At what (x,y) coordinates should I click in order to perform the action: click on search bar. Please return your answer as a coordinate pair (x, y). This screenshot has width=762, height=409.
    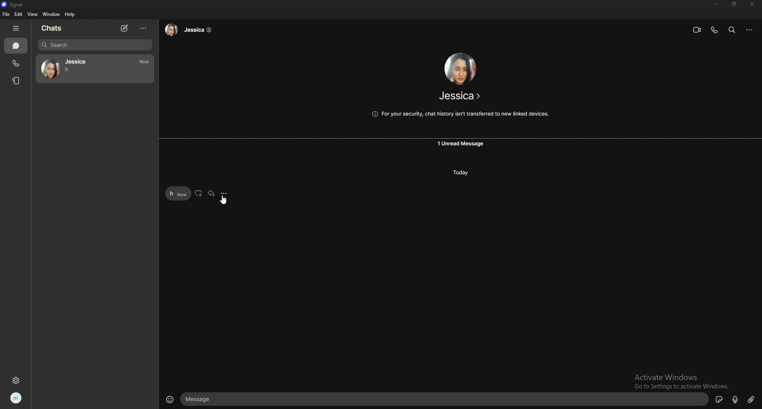
    Looking at the image, I should click on (95, 45).